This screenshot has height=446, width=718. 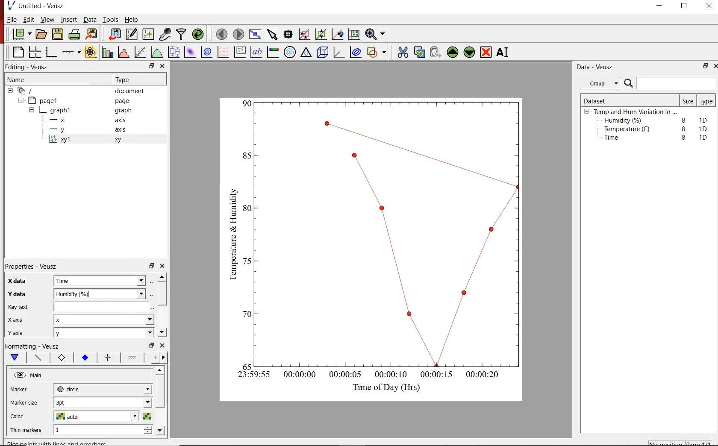 I want to click on 00:00:00, so click(x=298, y=376).